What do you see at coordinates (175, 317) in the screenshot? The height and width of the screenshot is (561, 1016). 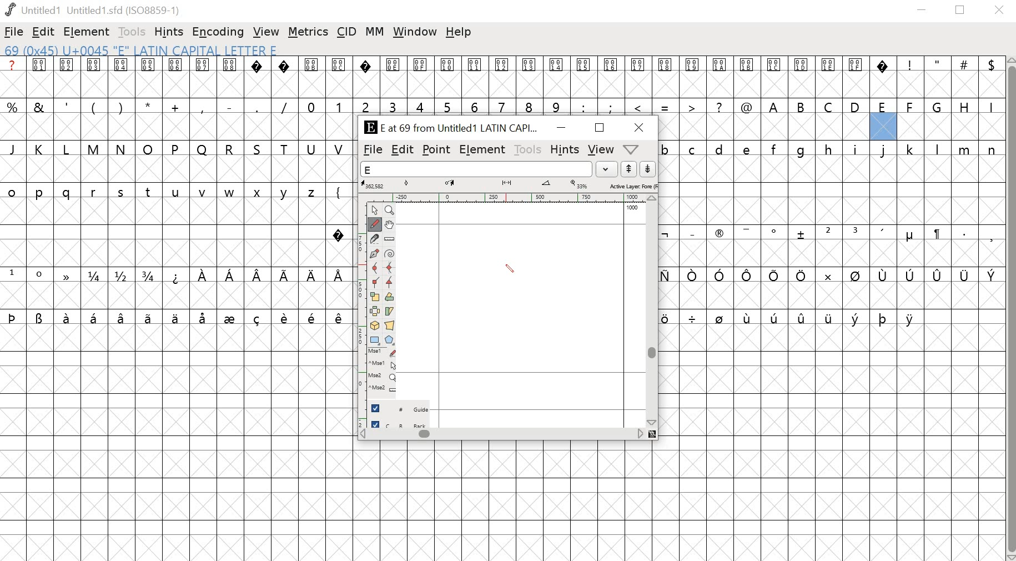 I see `special characters` at bounding box center [175, 317].